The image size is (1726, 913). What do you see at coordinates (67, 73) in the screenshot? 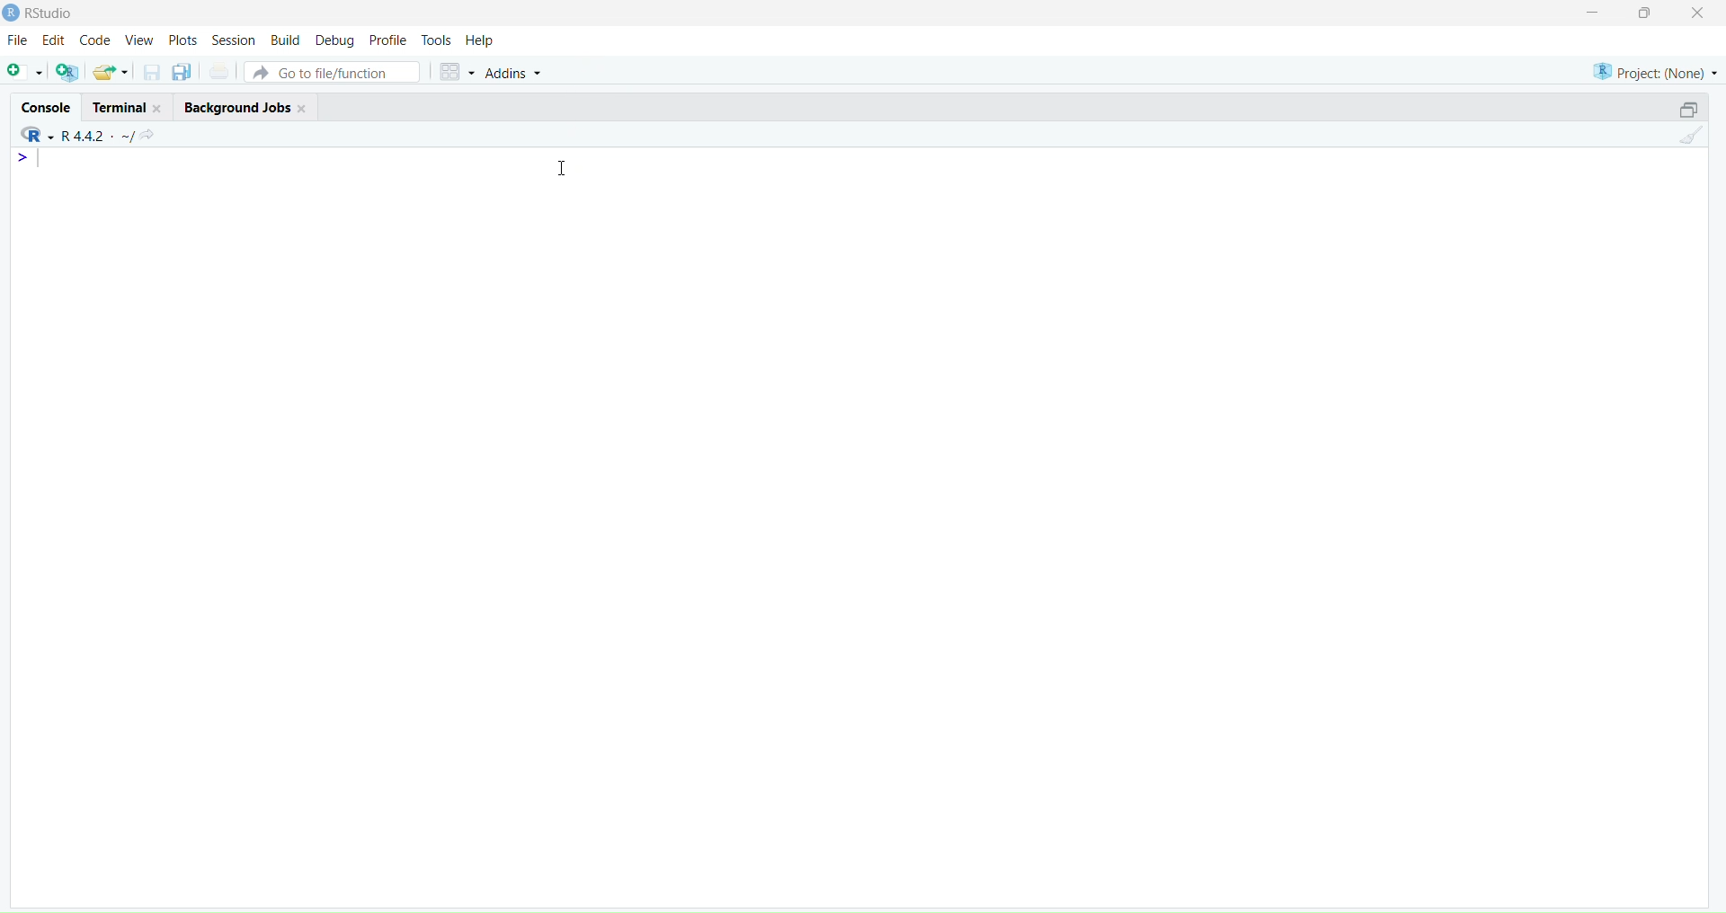
I see `create a project` at bounding box center [67, 73].